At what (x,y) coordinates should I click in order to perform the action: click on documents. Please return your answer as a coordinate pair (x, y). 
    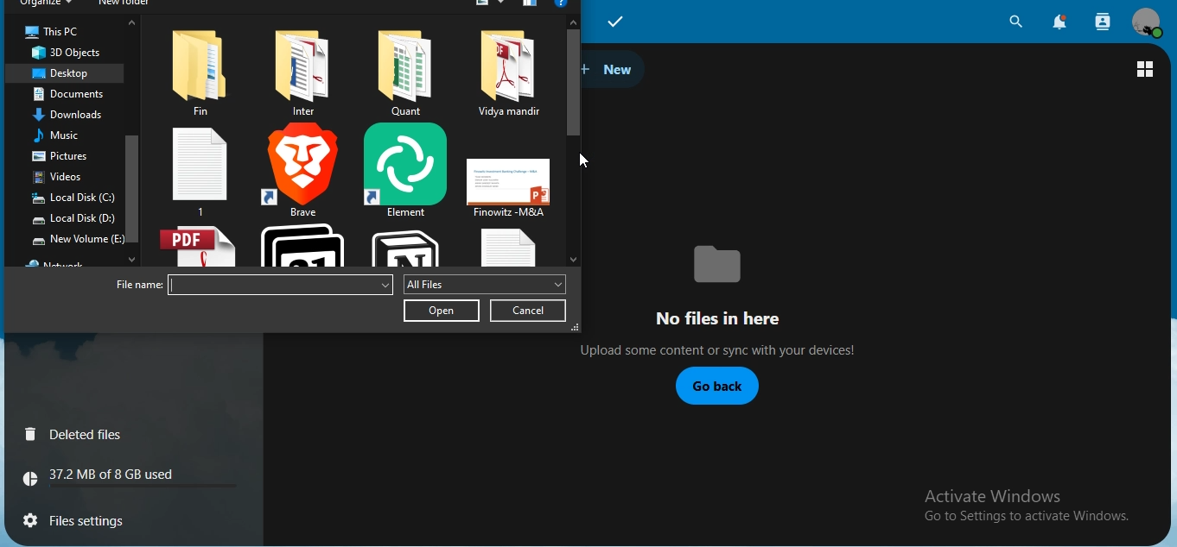
    Looking at the image, I should click on (77, 95).